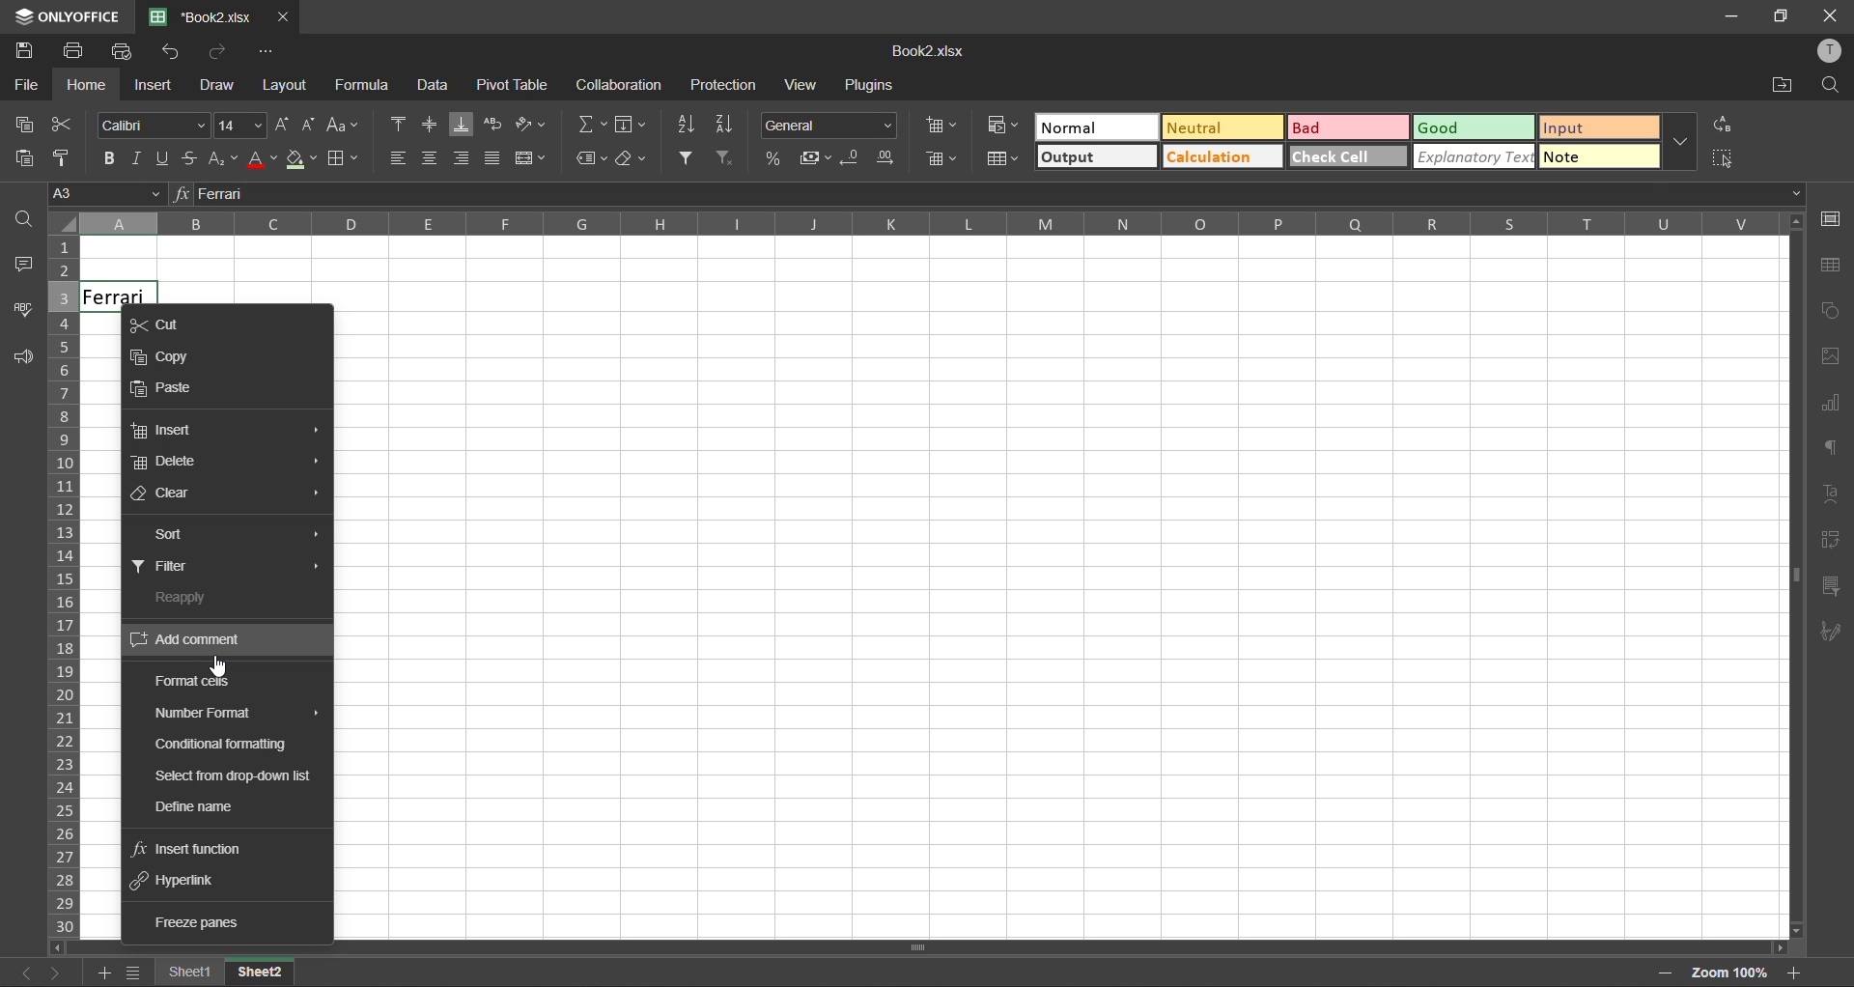 The width and height of the screenshot is (1854, 987). What do you see at coordinates (21, 85) in the screenshot?
I see `file` at bounding box center [21, 85].